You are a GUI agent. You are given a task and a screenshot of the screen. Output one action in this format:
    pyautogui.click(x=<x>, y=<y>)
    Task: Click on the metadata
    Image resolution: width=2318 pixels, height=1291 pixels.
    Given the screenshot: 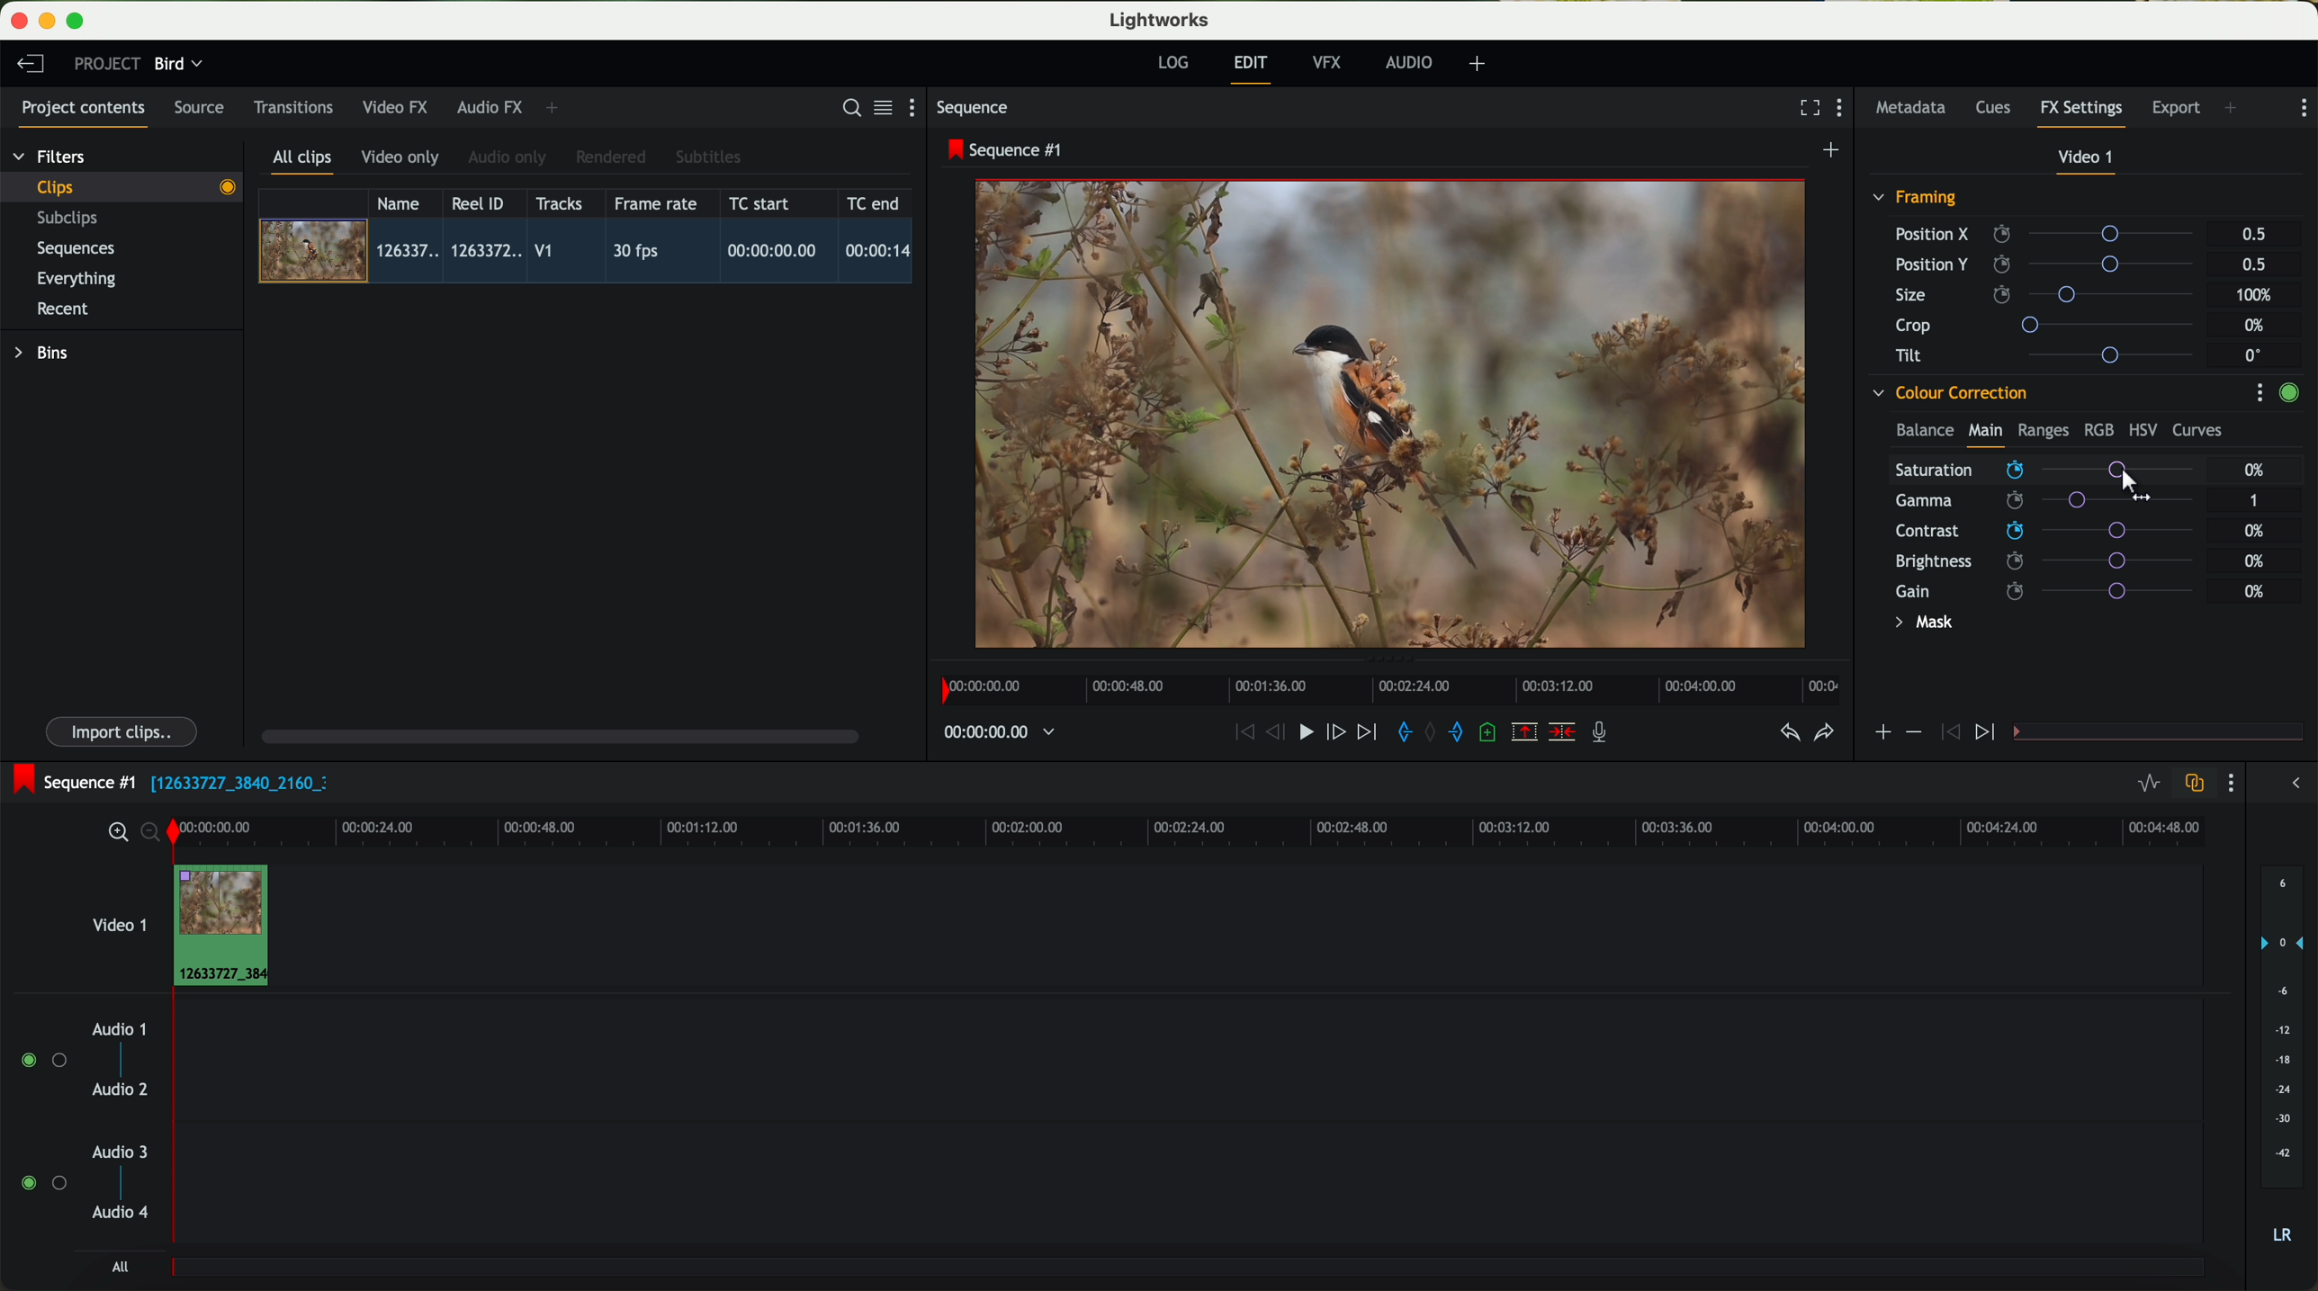 What is the action you would take?
    pyautogui.click(x=1915, y=109)
    